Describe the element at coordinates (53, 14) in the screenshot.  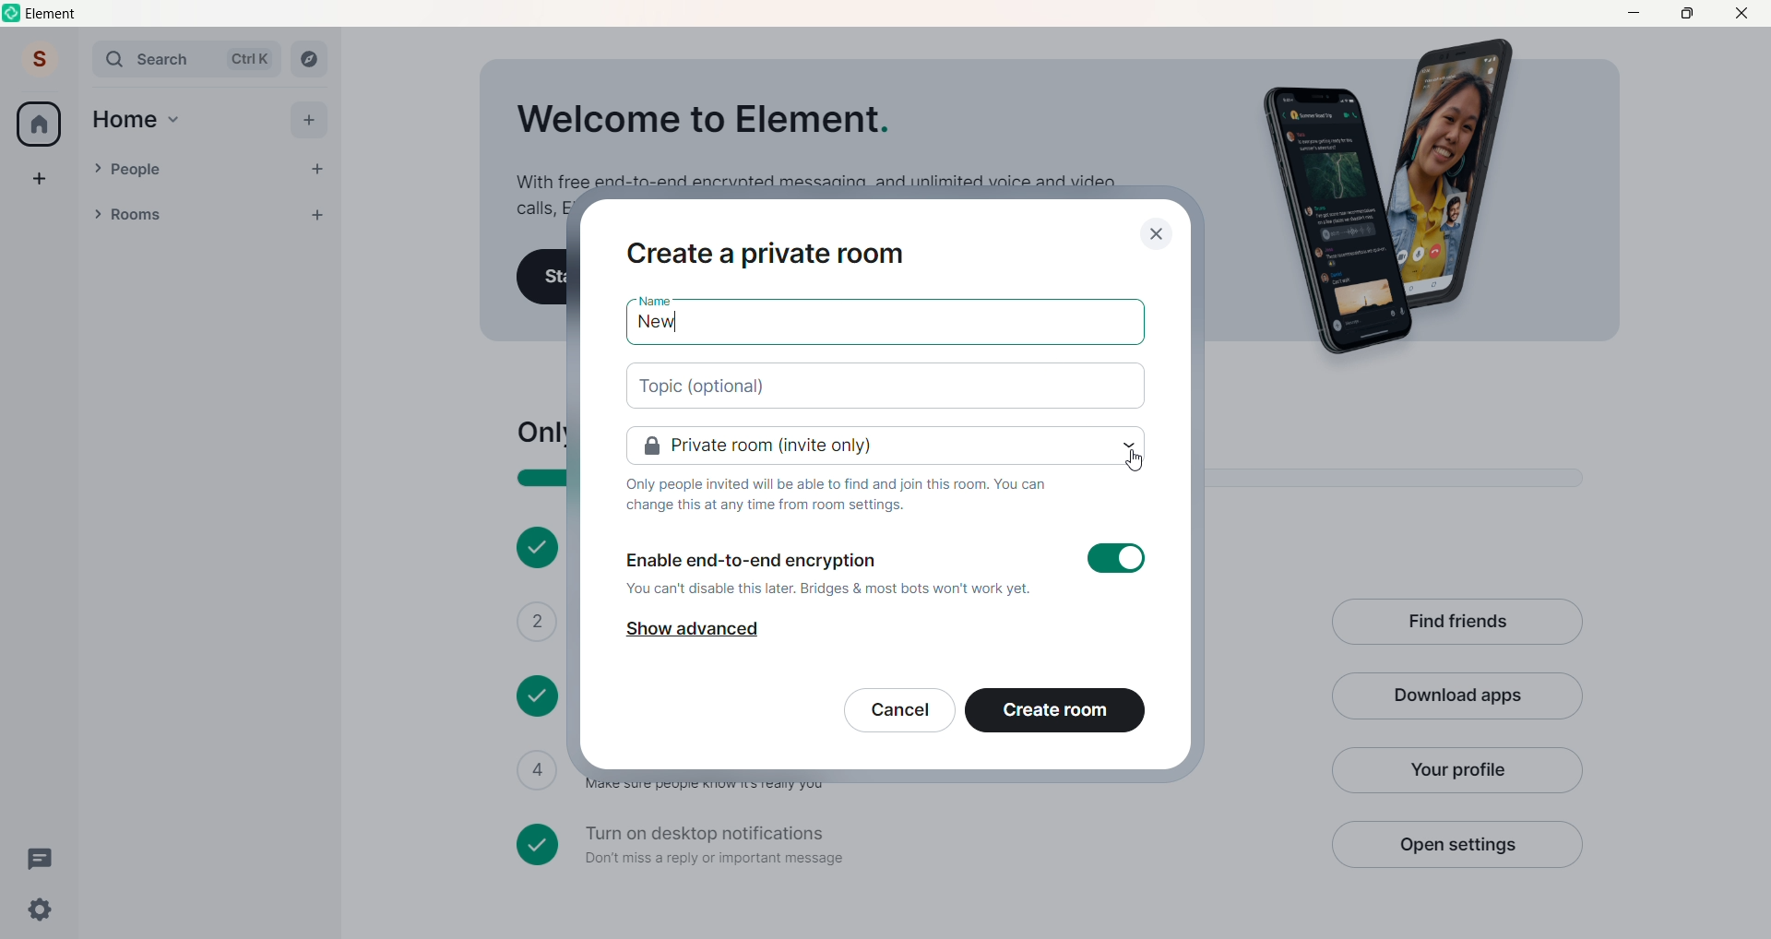
I see `Element` at that location.